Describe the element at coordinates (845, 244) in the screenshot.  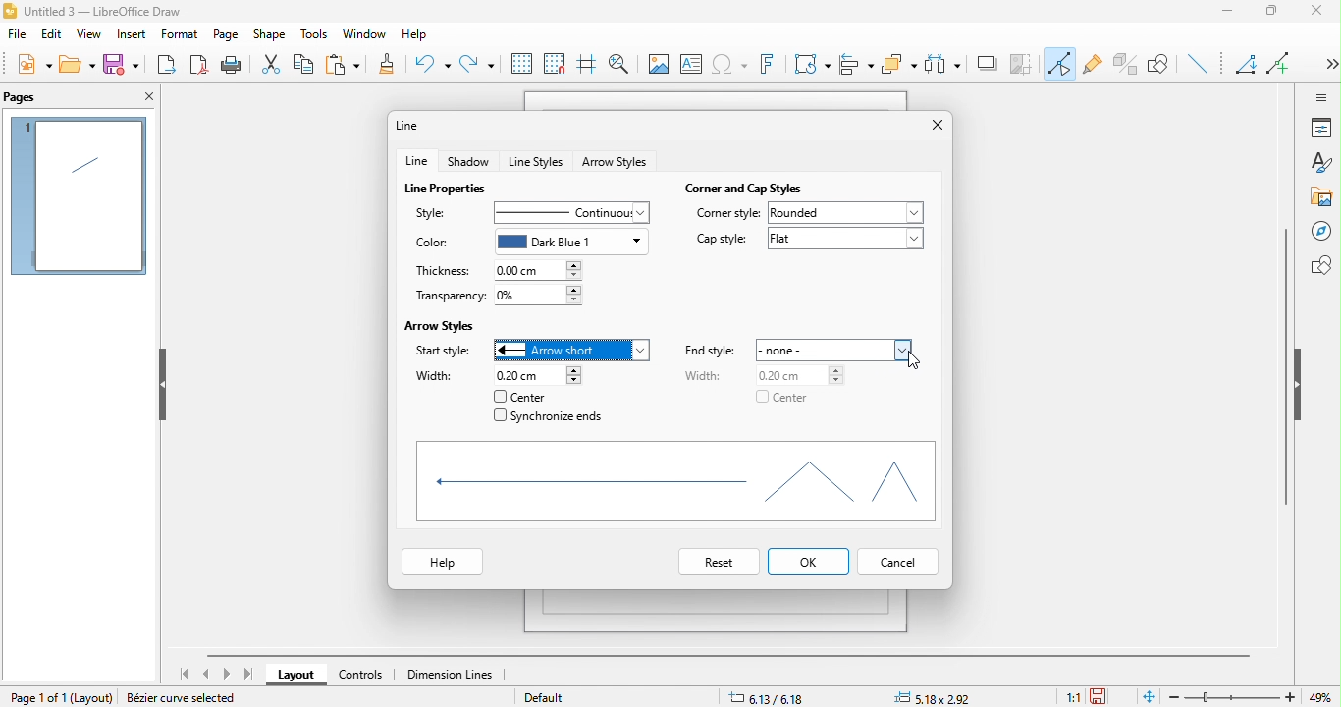
I see `flat` at that location.